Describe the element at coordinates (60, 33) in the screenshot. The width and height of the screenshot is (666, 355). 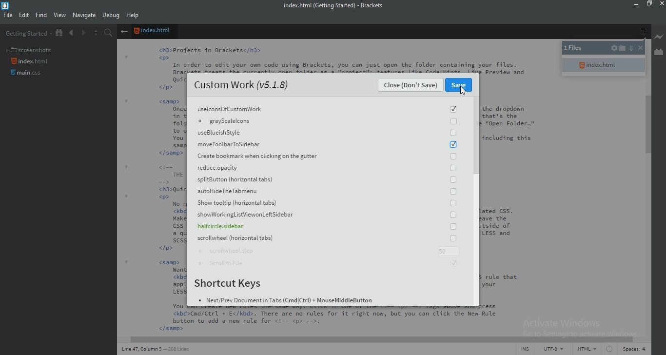
I see `Show file tree` at that location.